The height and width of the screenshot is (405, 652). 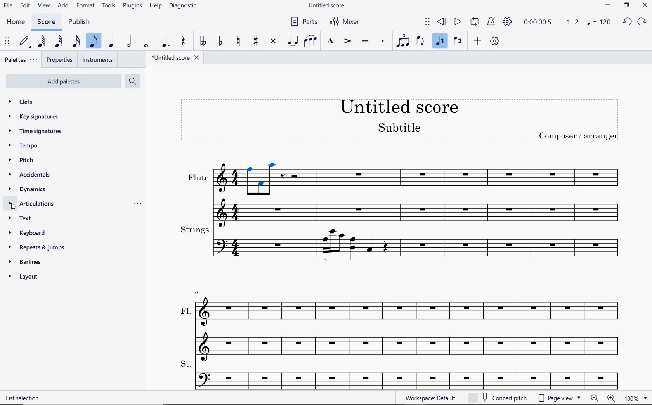 I want to click on REST, so click(x=184, y=42).